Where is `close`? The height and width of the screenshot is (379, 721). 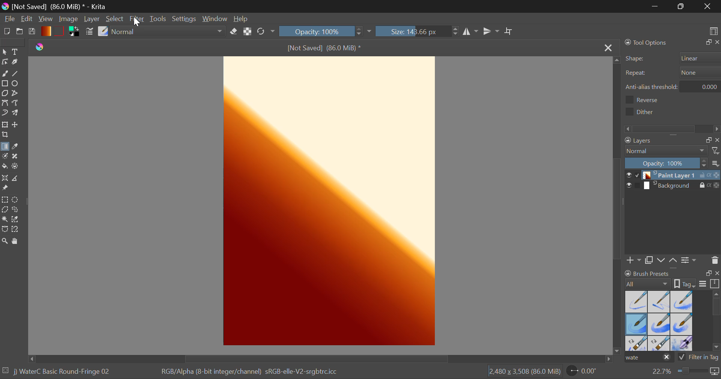 close is located at coordinates (2585, 984).